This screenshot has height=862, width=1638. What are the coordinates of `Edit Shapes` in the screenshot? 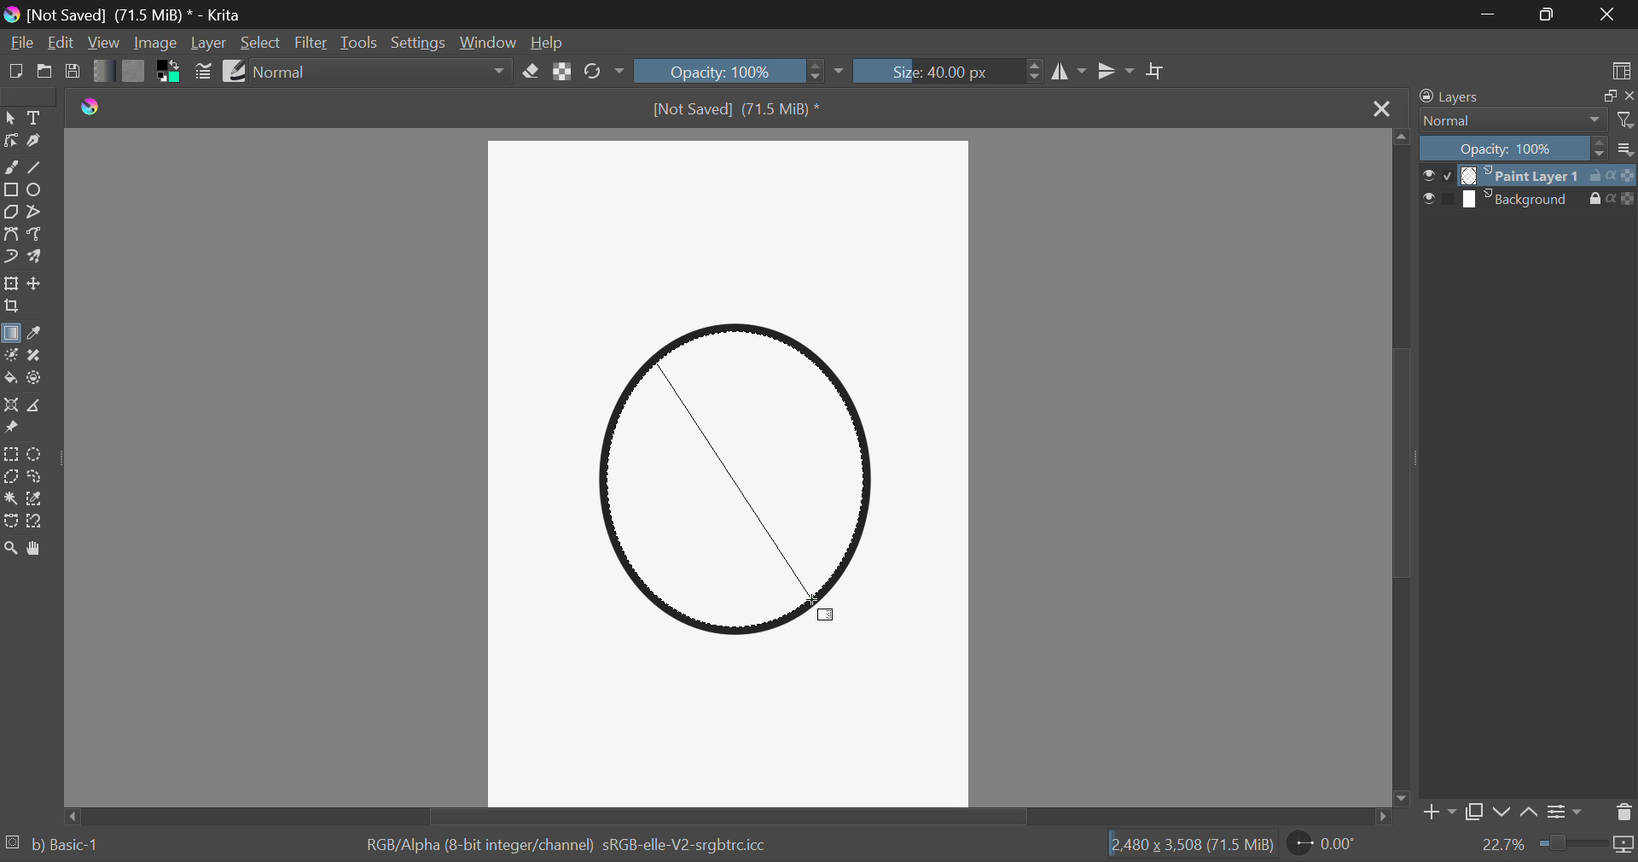 It's located at (10, 143).